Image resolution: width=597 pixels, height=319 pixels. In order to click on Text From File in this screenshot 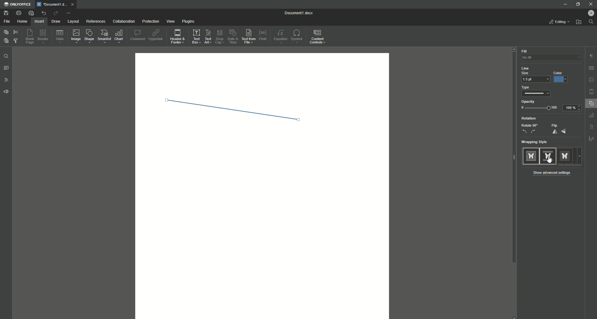, I will do `click(249, 37)`.